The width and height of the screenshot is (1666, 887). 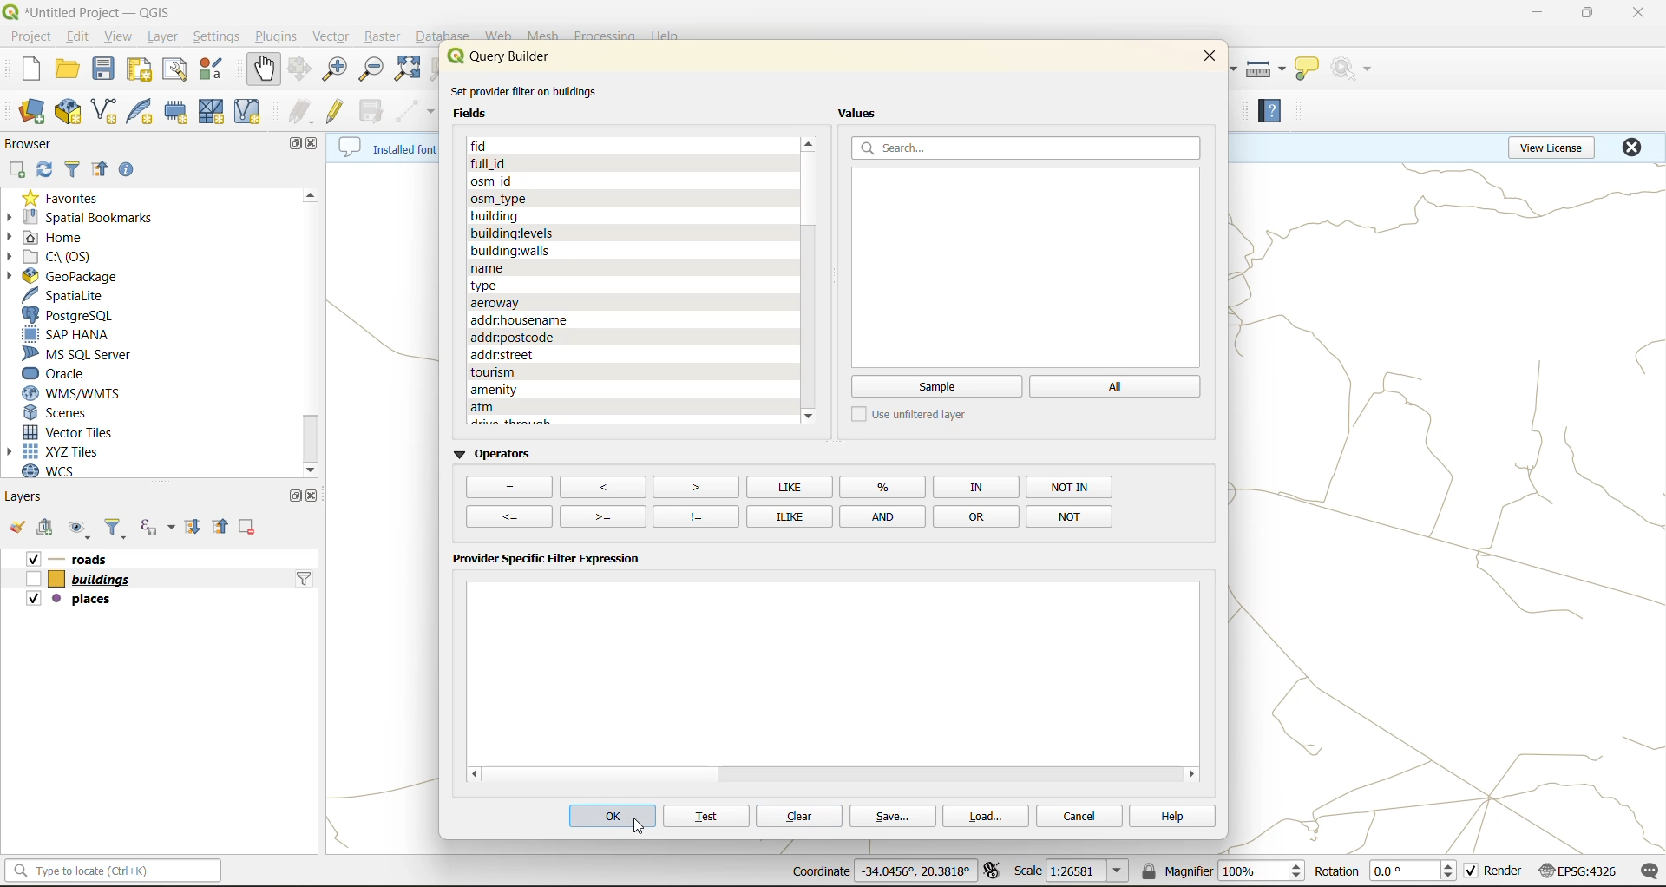 What do you see at coordinates (885, 486) in the screenshot?
I see `opertators` at bounding box center [885, 486].